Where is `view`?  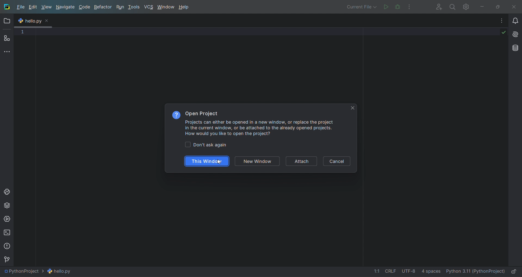 view is located at coordinates (46, 7).